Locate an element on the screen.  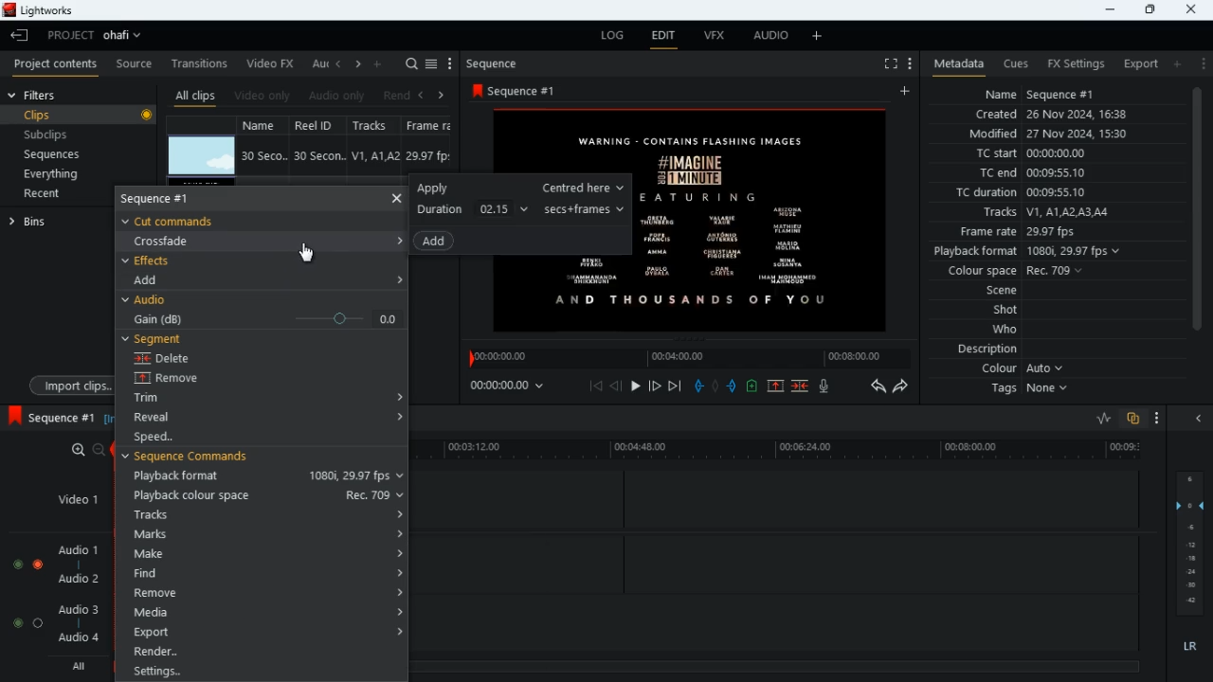
Settings is located at coordinates (263, 670).